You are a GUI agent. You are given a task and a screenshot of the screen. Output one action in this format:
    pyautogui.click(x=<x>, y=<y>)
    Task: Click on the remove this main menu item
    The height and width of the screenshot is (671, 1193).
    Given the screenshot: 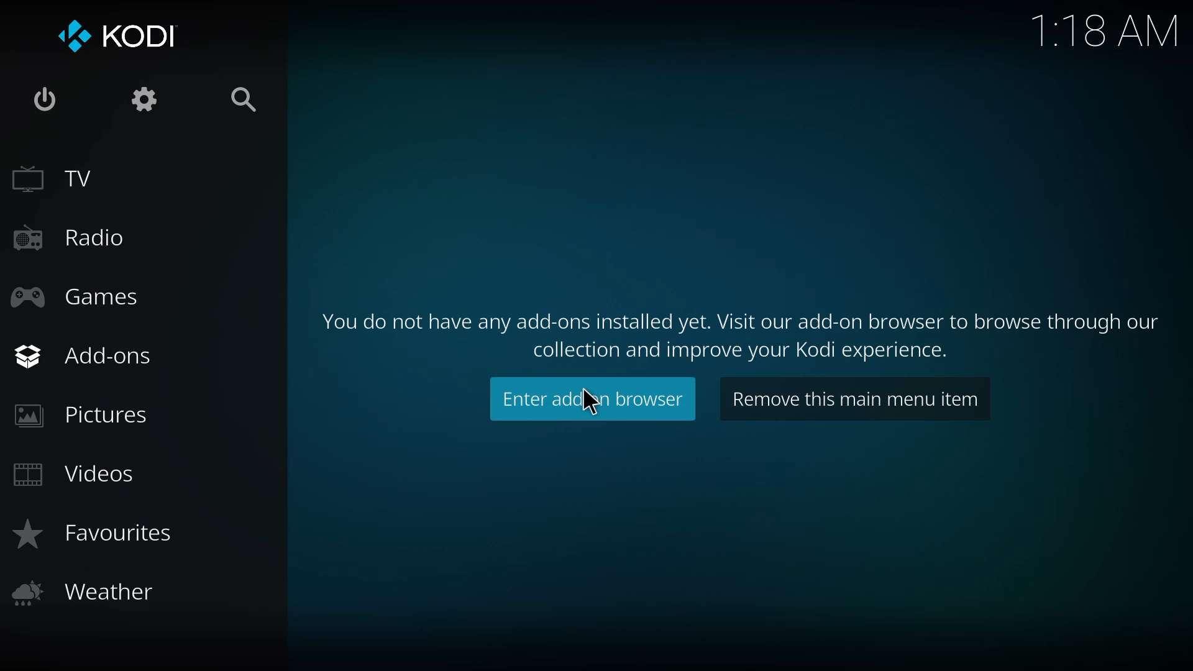 What is the action you would take?
    pyautogui.click(x=854, y=399)
    